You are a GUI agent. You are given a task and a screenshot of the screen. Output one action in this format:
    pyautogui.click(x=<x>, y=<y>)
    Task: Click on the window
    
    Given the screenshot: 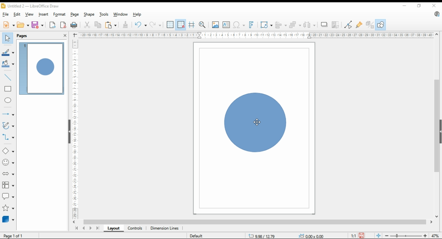 What is the action you would take?
    pyautogui.click(x=121, y=14)
    